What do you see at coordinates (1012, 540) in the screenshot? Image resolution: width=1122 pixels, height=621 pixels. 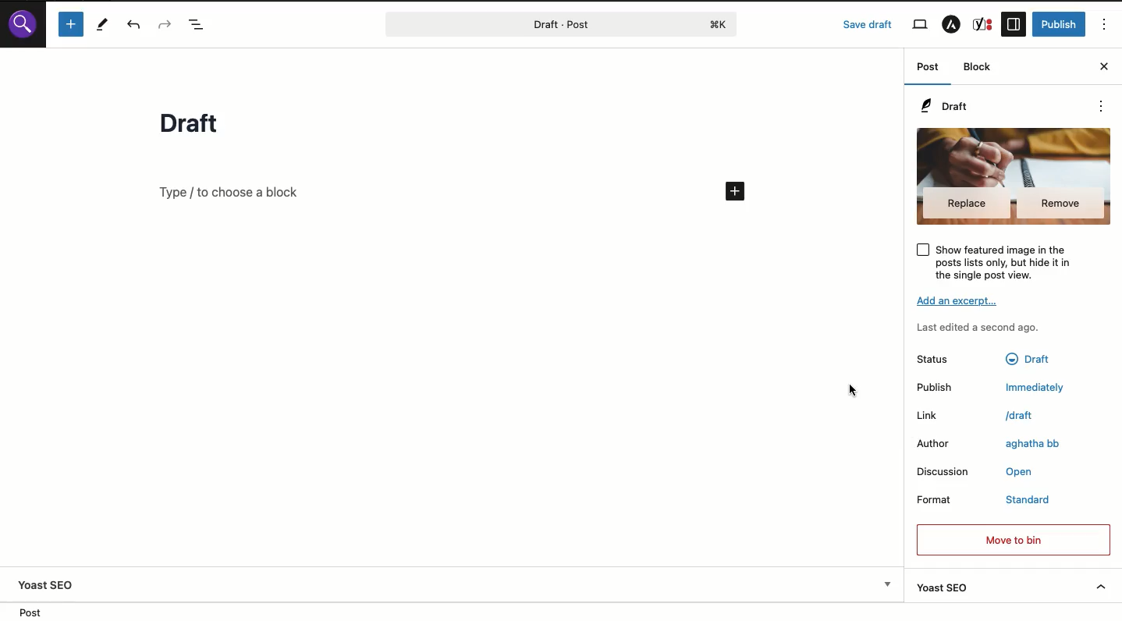 I see `Move to bin` at bounding box center [1012, 540].